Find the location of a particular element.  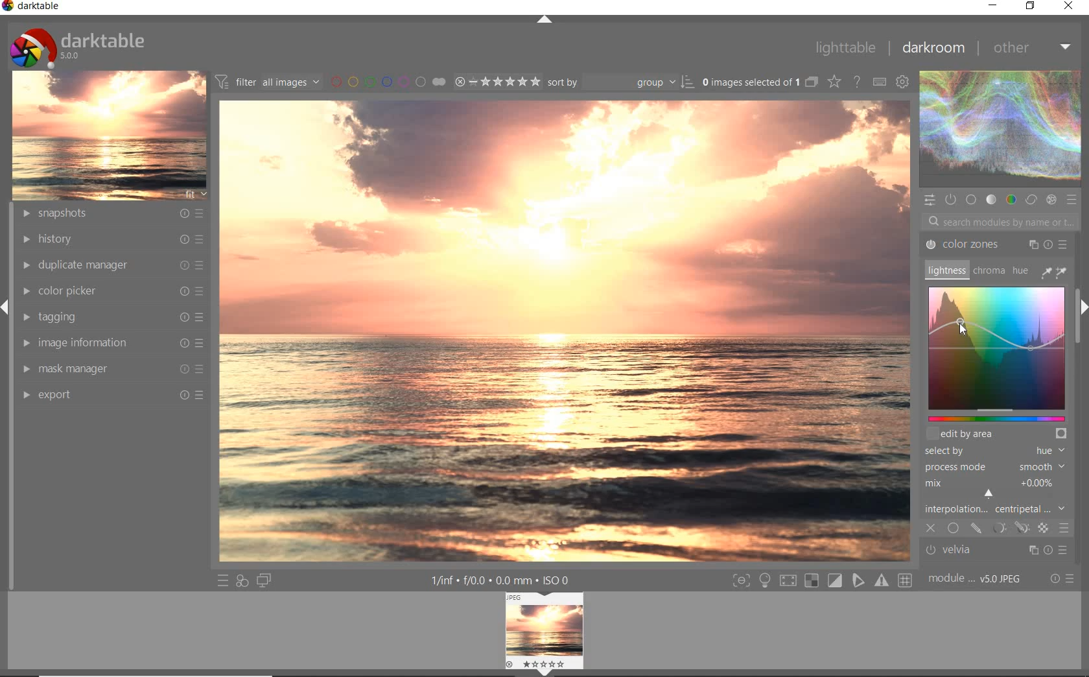

CURSOR POSITION is located at coordinates (960, 326).